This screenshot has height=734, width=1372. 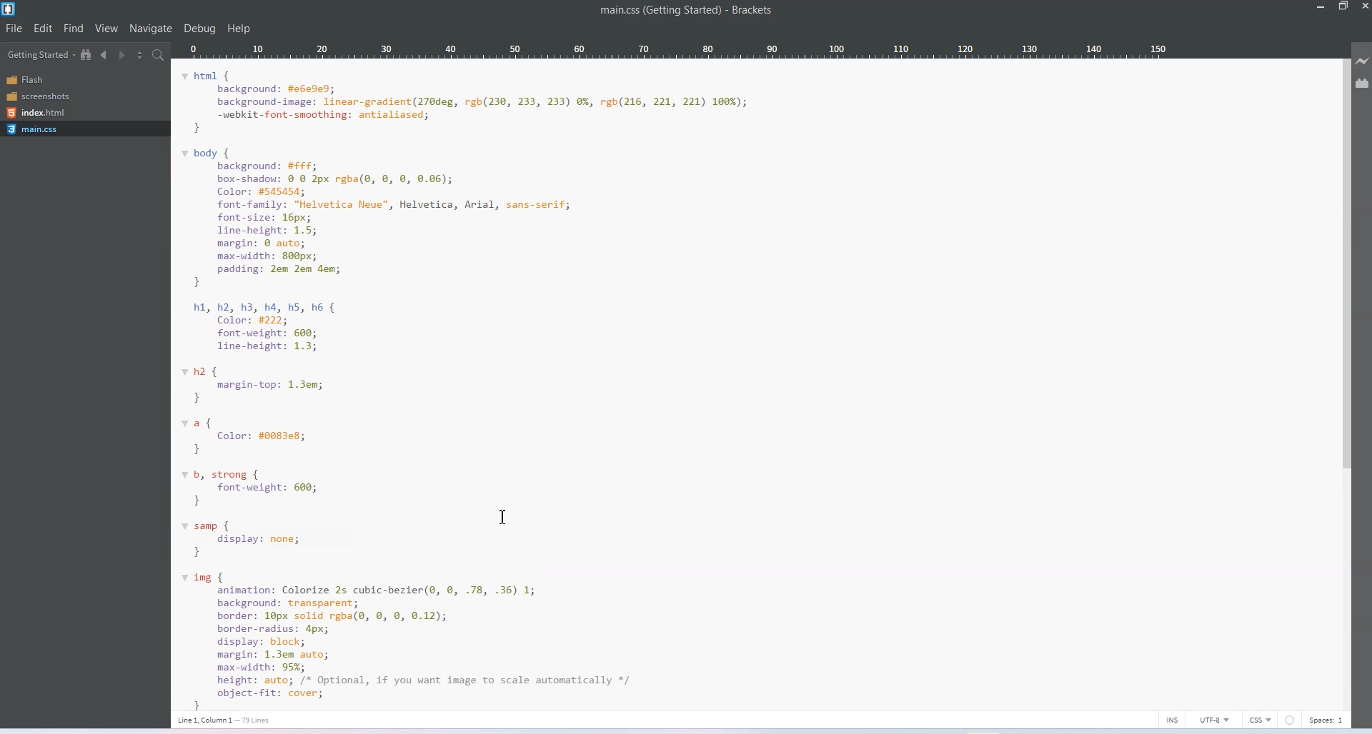 What do you see at coordinates (105, 56) in the screenshot?
I see `Navigate Backwards` at bounding box center [105, 56].